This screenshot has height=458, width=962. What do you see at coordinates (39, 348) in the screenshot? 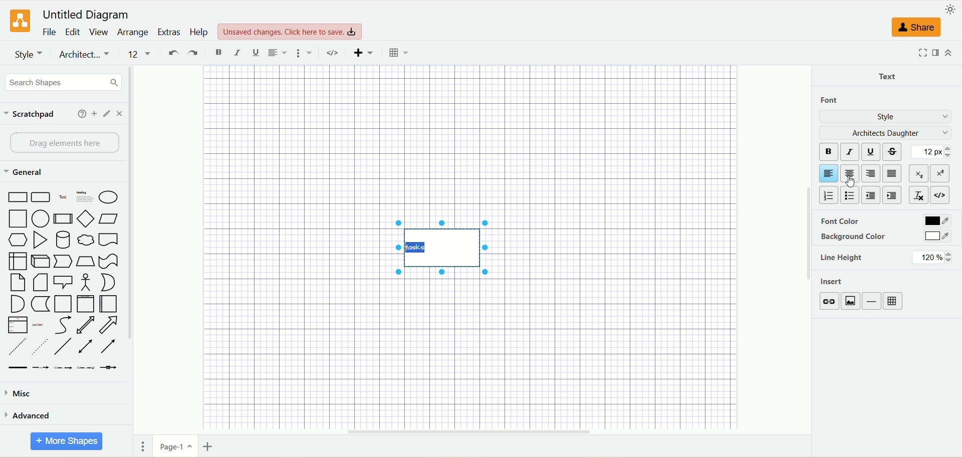
I see `Sparsely Dotted Line` at bounding box center [39, 348].